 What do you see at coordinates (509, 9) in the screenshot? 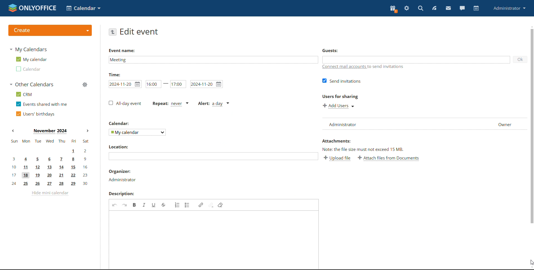
I see `profile` at bounding box center [509, 9].